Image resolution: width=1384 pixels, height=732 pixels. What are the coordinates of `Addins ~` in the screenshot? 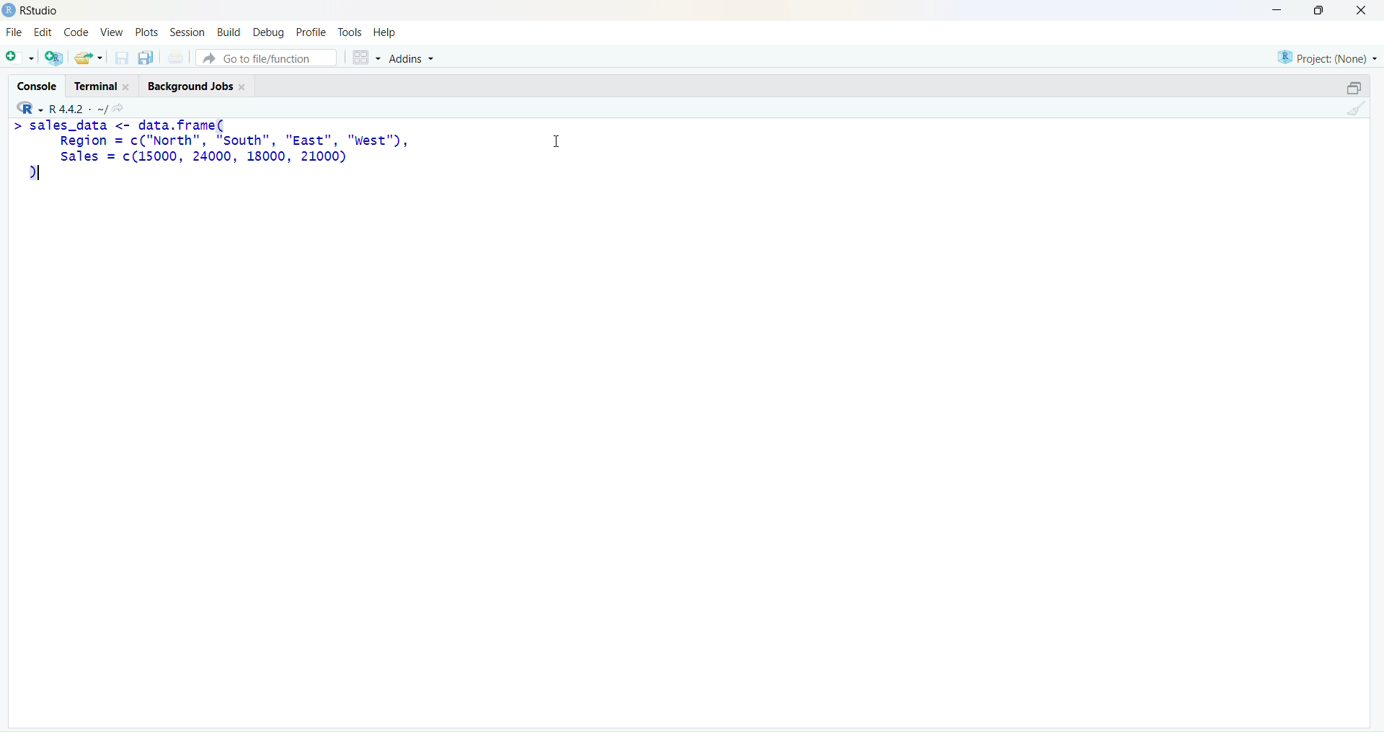 It's located at (412, 58).